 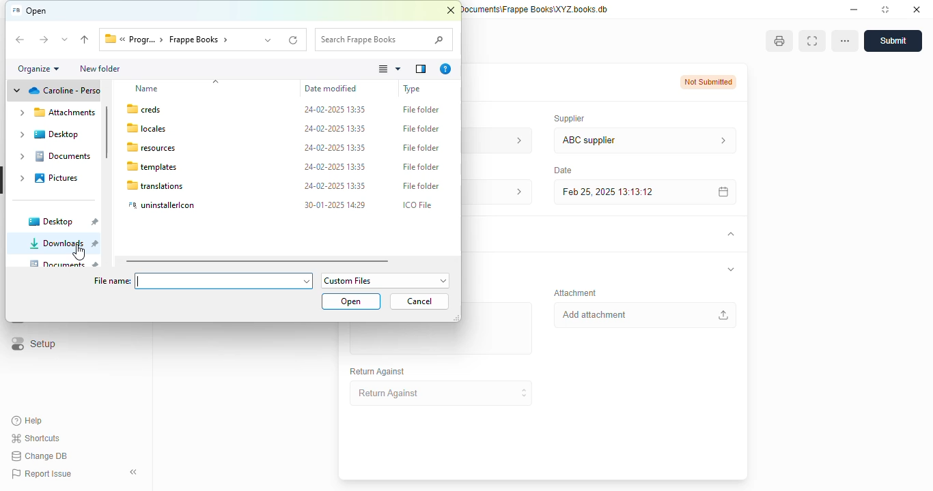 What do you see at coordinates (445, 69) in the screenshot?
I see `get help` at bounding box center [445, 69].